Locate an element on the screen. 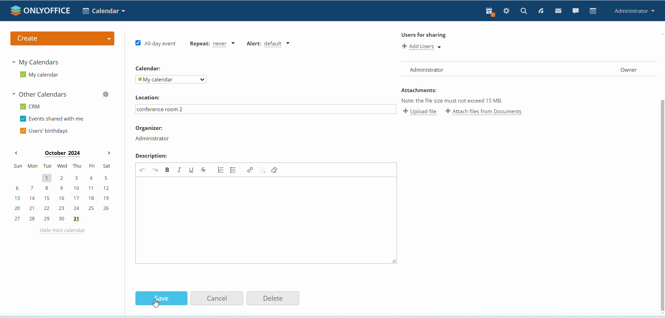 This screenshot has width=665, height=318. edit event description is located at coordinates (266, 220).